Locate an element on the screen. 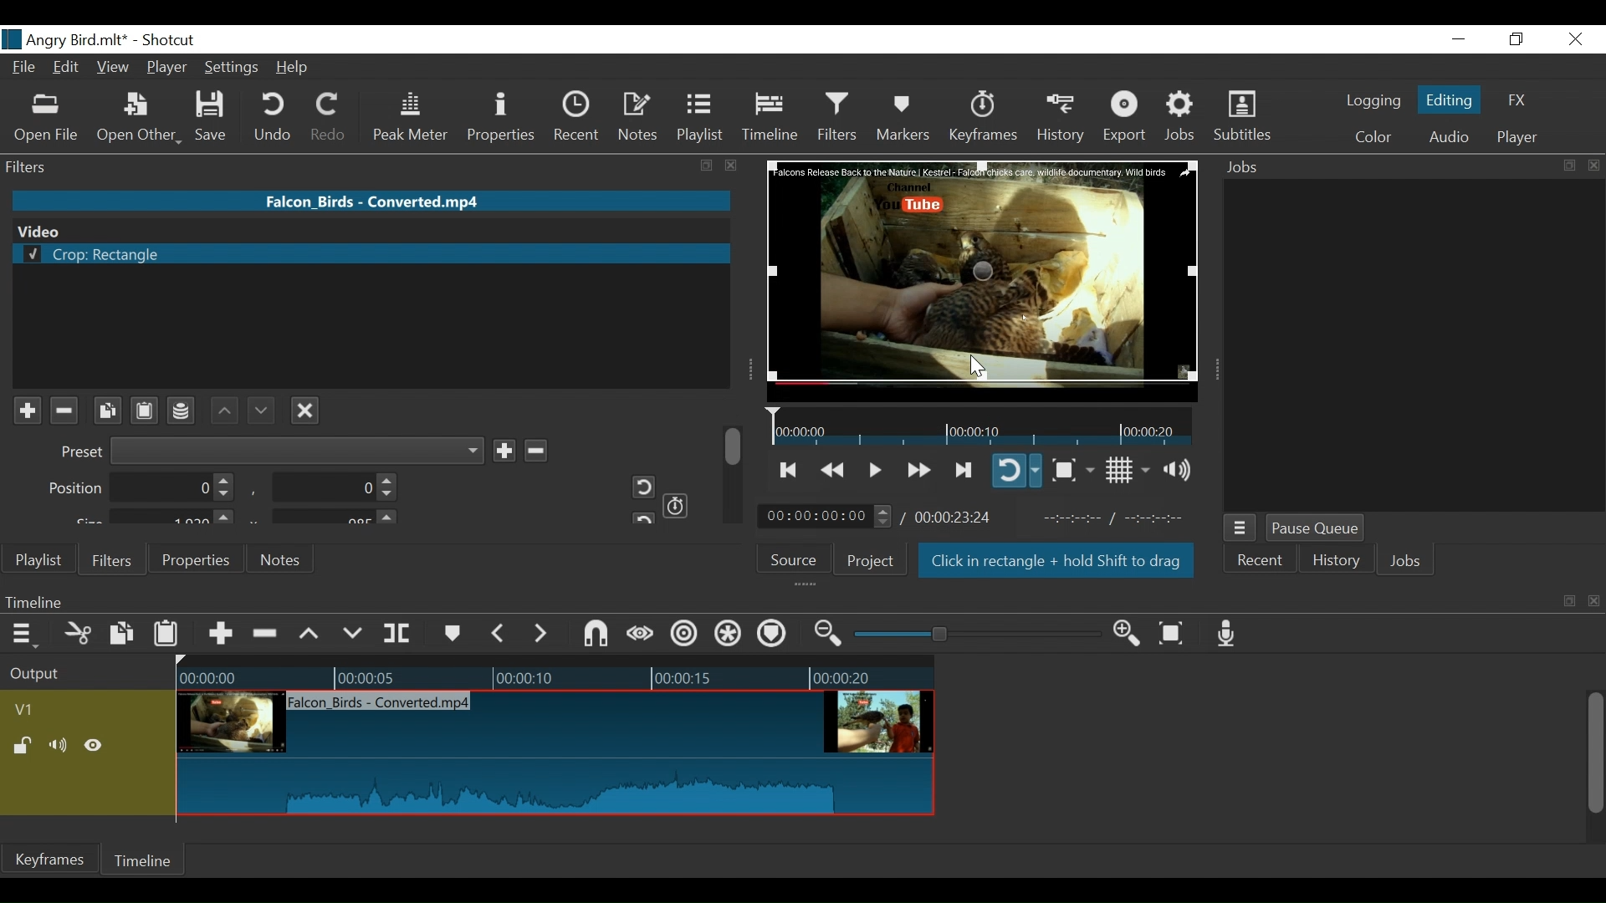  Filters is located at coordinates (110, 559).